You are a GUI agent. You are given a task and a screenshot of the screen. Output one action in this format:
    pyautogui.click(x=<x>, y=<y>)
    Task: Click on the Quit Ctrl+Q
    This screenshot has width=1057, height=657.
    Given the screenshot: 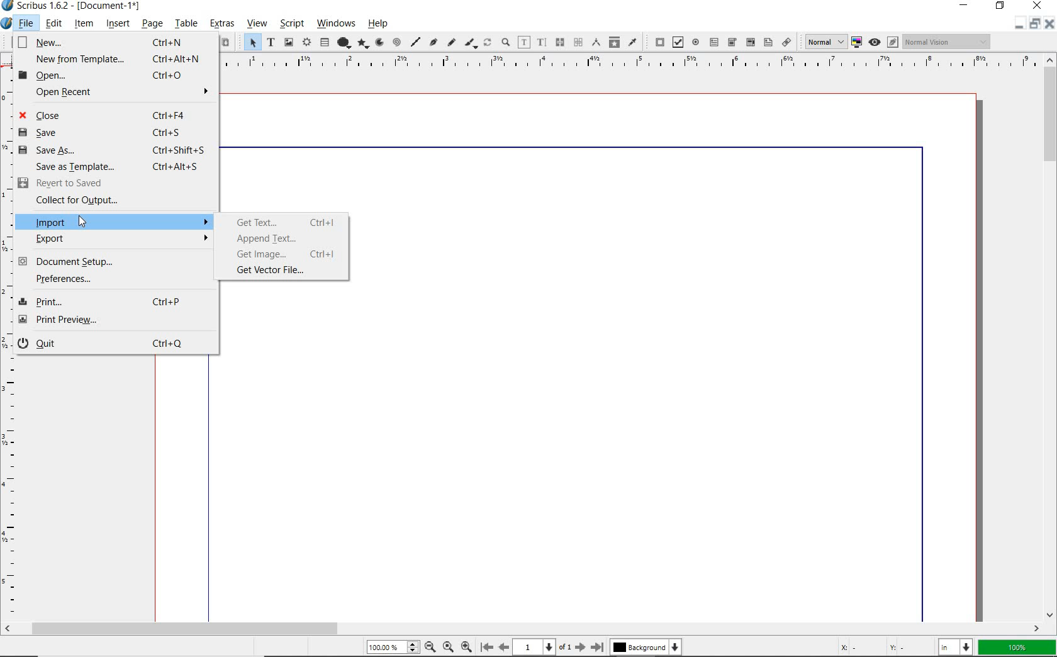 What is the action you would take?
    pyautogui.click(x=115, y=344)
    